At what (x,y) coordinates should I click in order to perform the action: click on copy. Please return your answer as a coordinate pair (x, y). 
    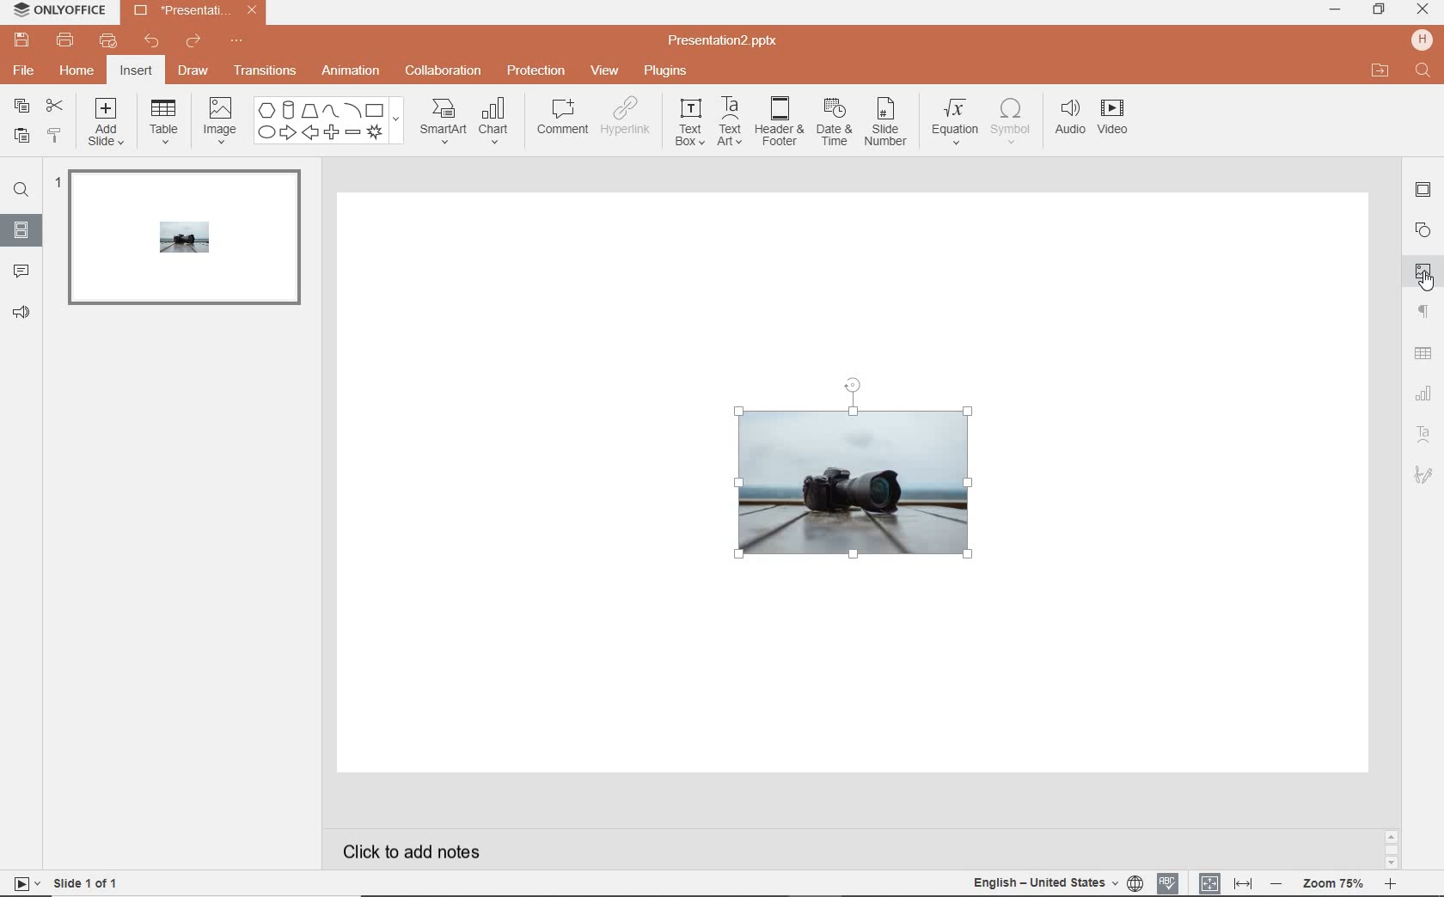
    Looking at the image, I should click on (21, 104).